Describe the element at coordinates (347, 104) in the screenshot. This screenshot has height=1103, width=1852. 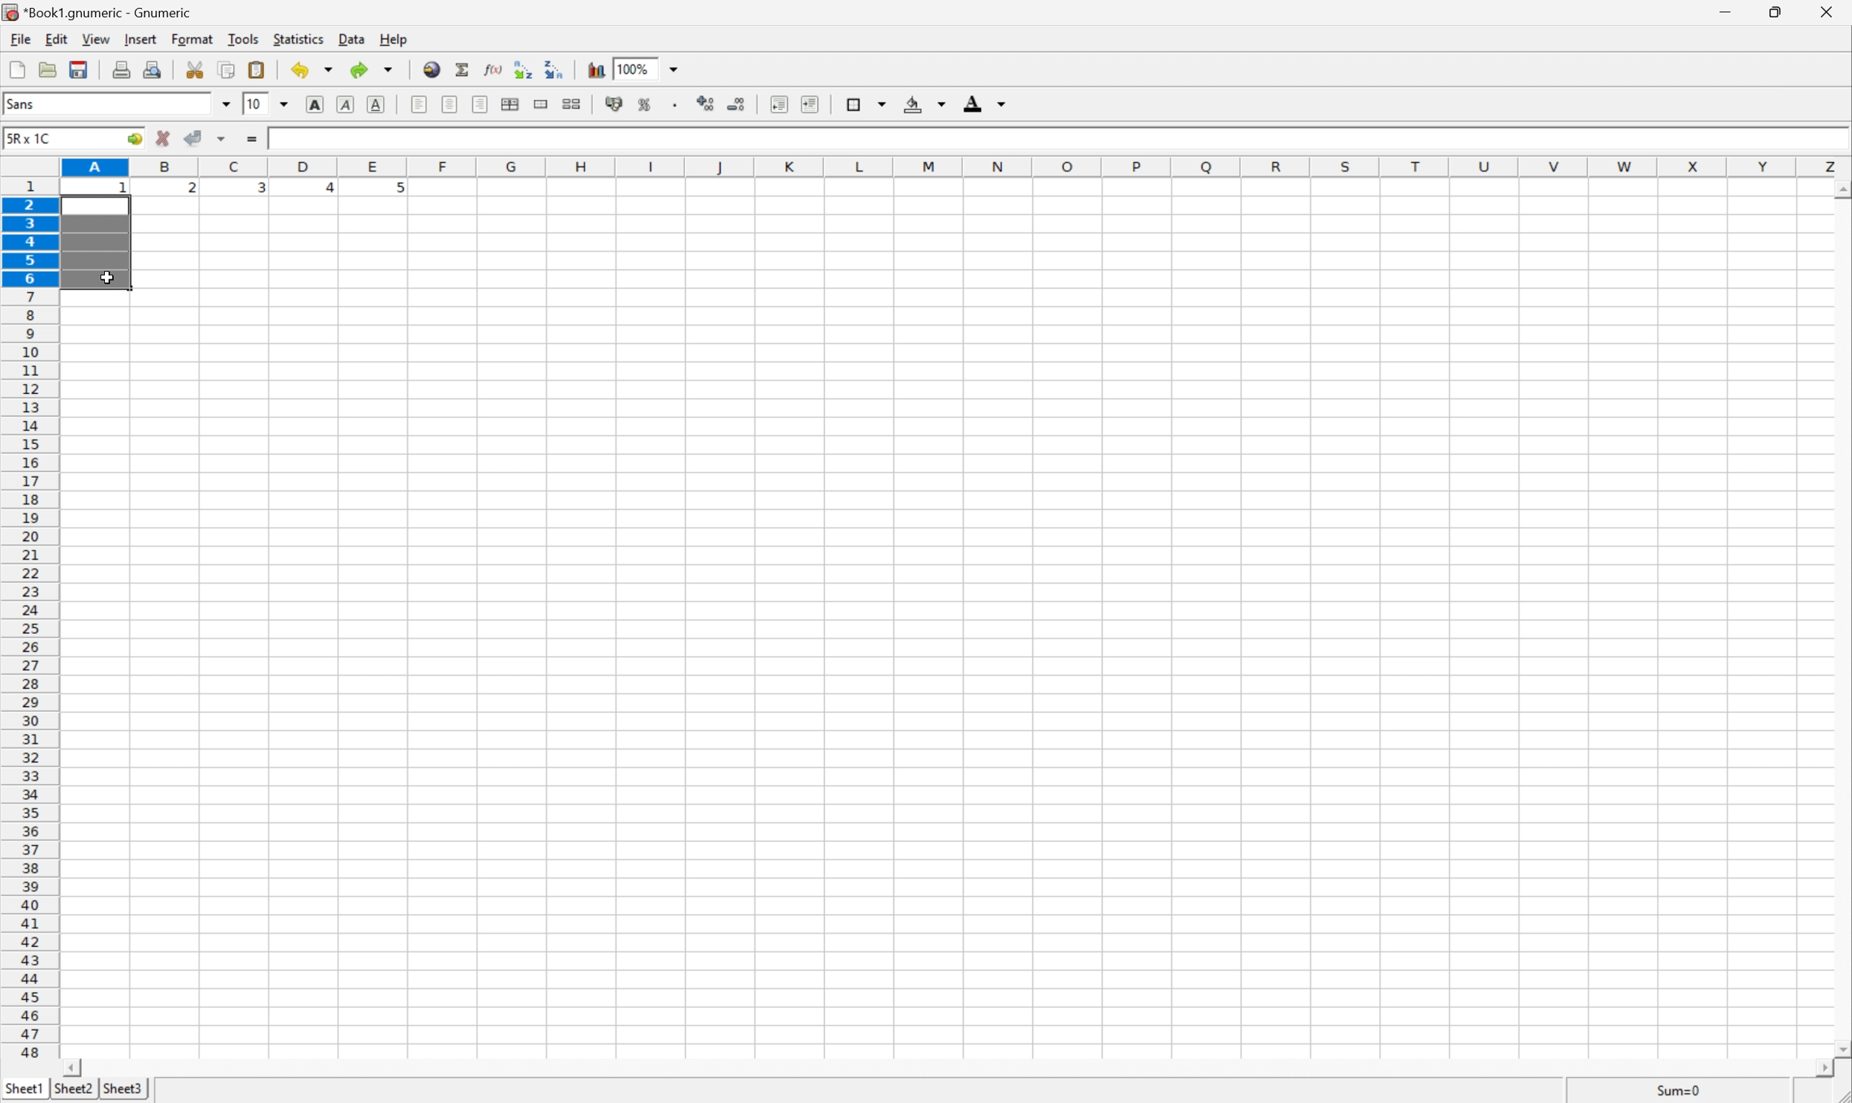
I see `italic` at that location.